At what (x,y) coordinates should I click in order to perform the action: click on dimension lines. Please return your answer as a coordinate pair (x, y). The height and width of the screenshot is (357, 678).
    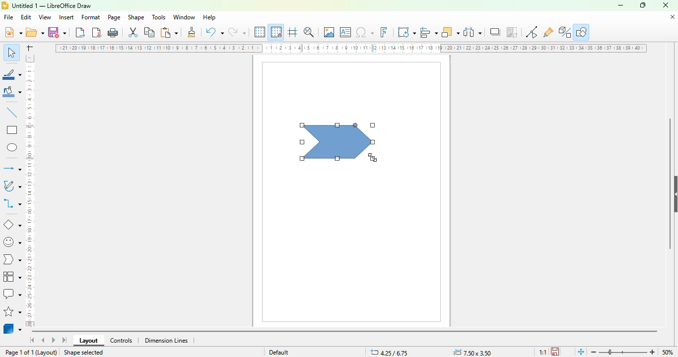
    Looking at the image, I should click on (166, 341).